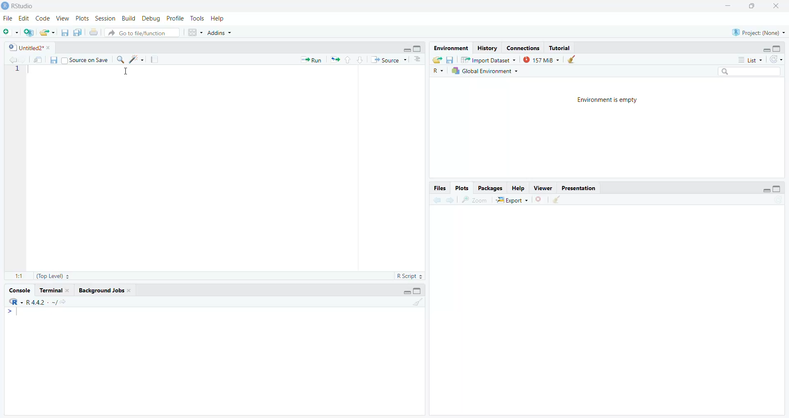  Describe the element at coordinates (544, 188) in the screenshot. I see `Viewer` at that location.